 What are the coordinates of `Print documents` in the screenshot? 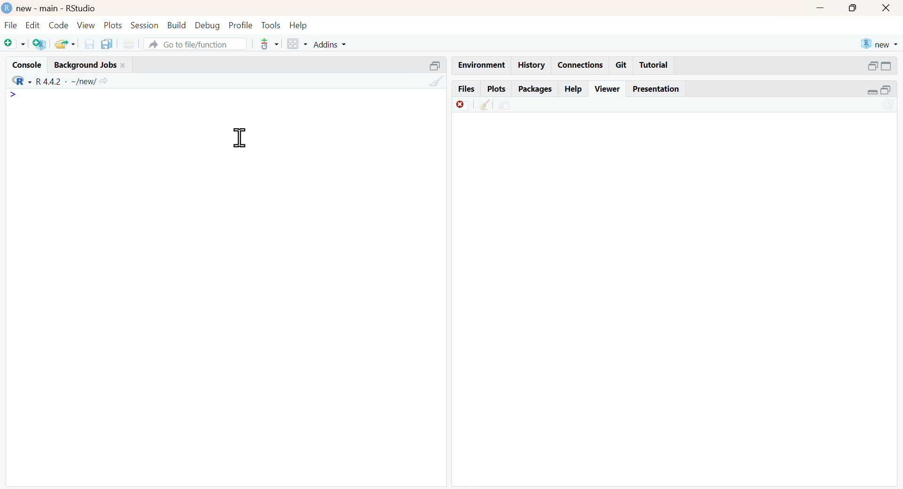 It's located at (131, 42).